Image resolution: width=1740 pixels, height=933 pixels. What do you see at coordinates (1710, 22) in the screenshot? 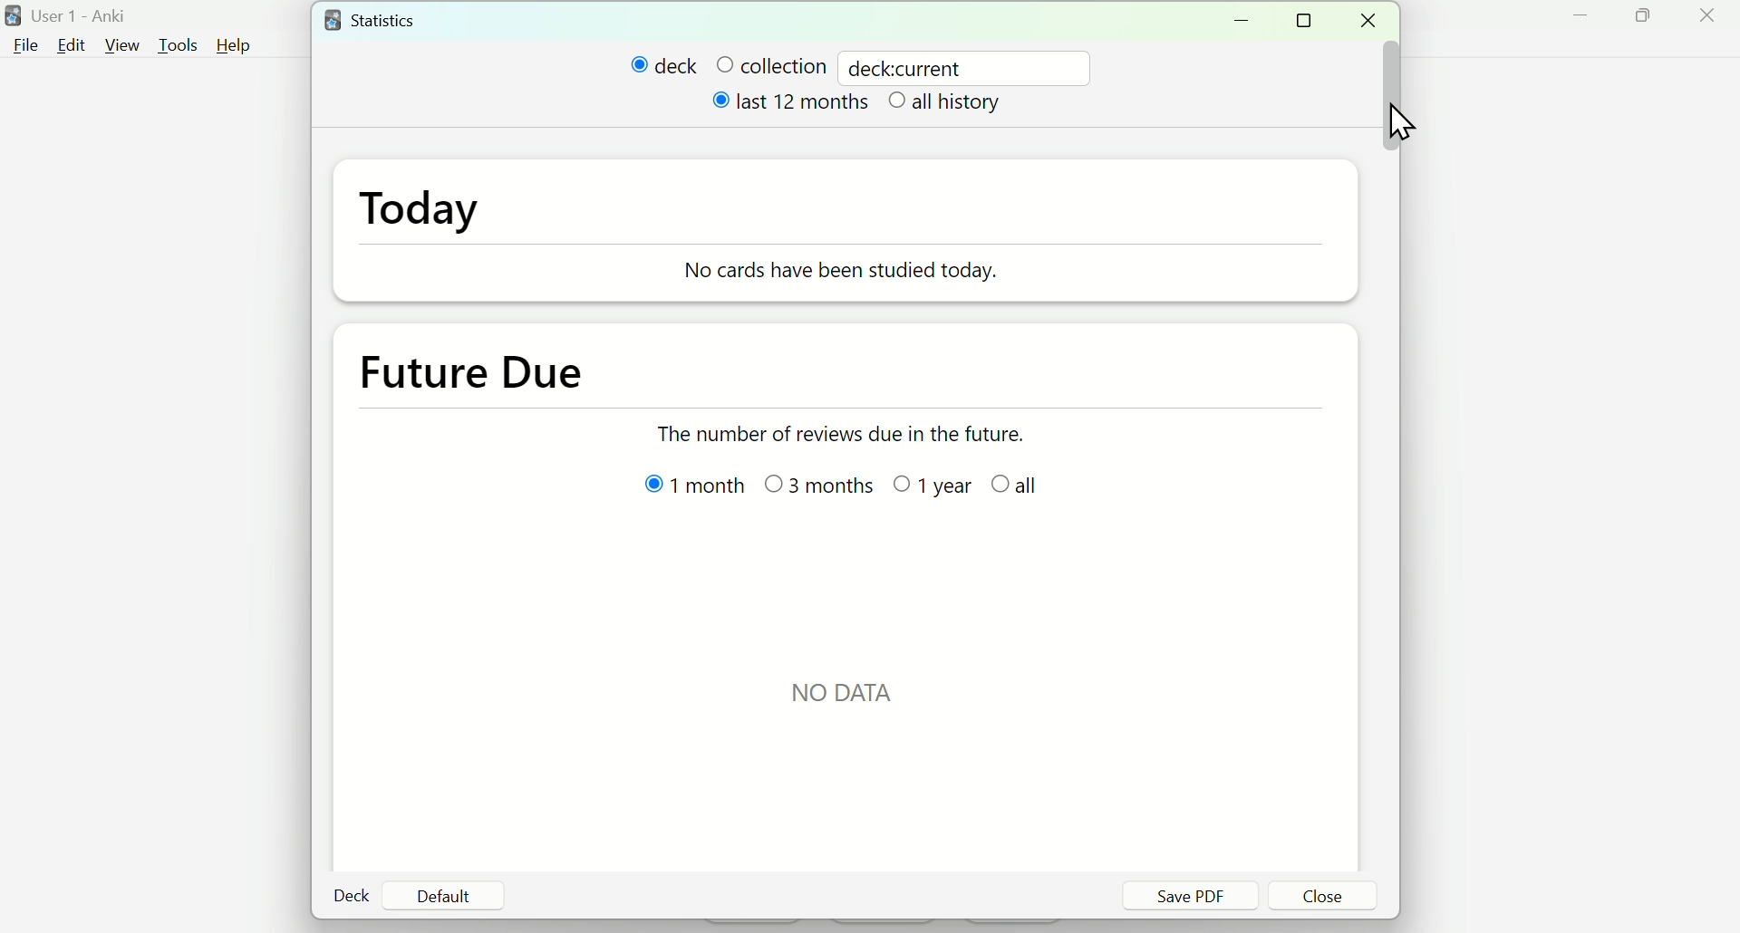
I see `Close` at bounding box center [1710, 22].